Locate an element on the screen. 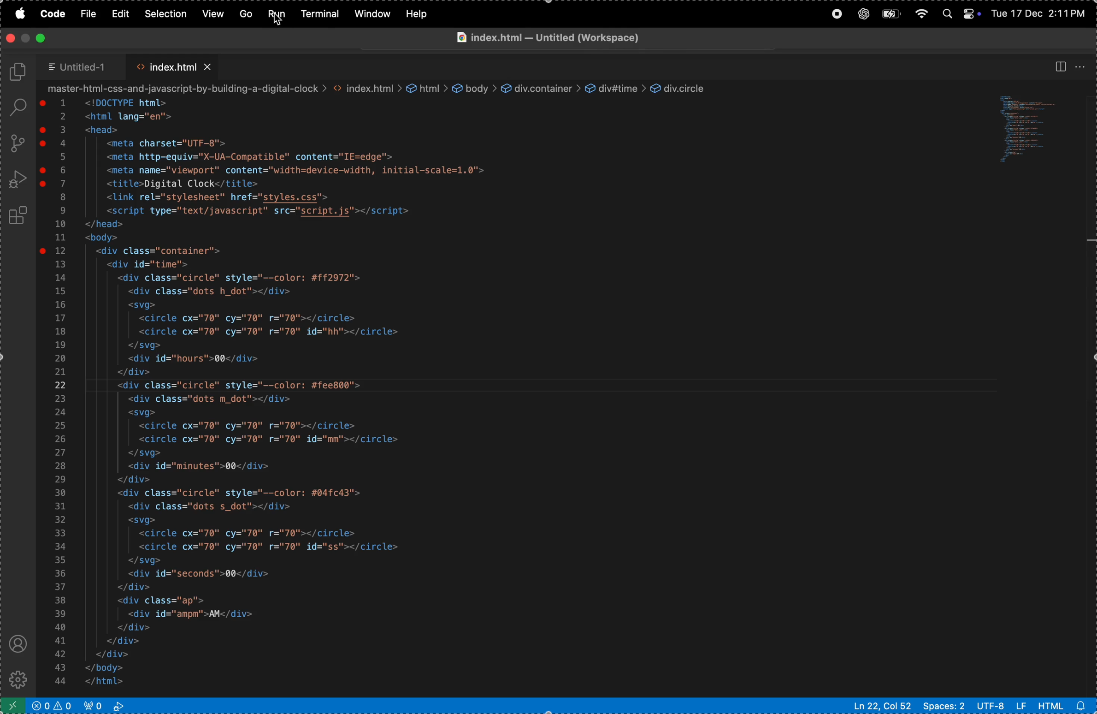 The image size is (1097, 714). file is located at coordinates (89, 15).